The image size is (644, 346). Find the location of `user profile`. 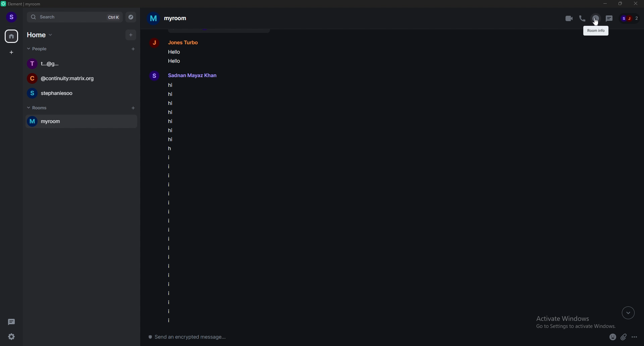

user profile is located at coordinates (191, 75).